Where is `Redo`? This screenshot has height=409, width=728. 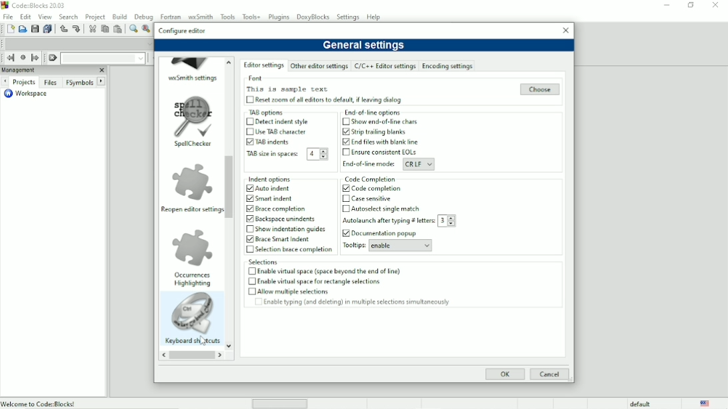 Redo is located at coordinates (78, 29).